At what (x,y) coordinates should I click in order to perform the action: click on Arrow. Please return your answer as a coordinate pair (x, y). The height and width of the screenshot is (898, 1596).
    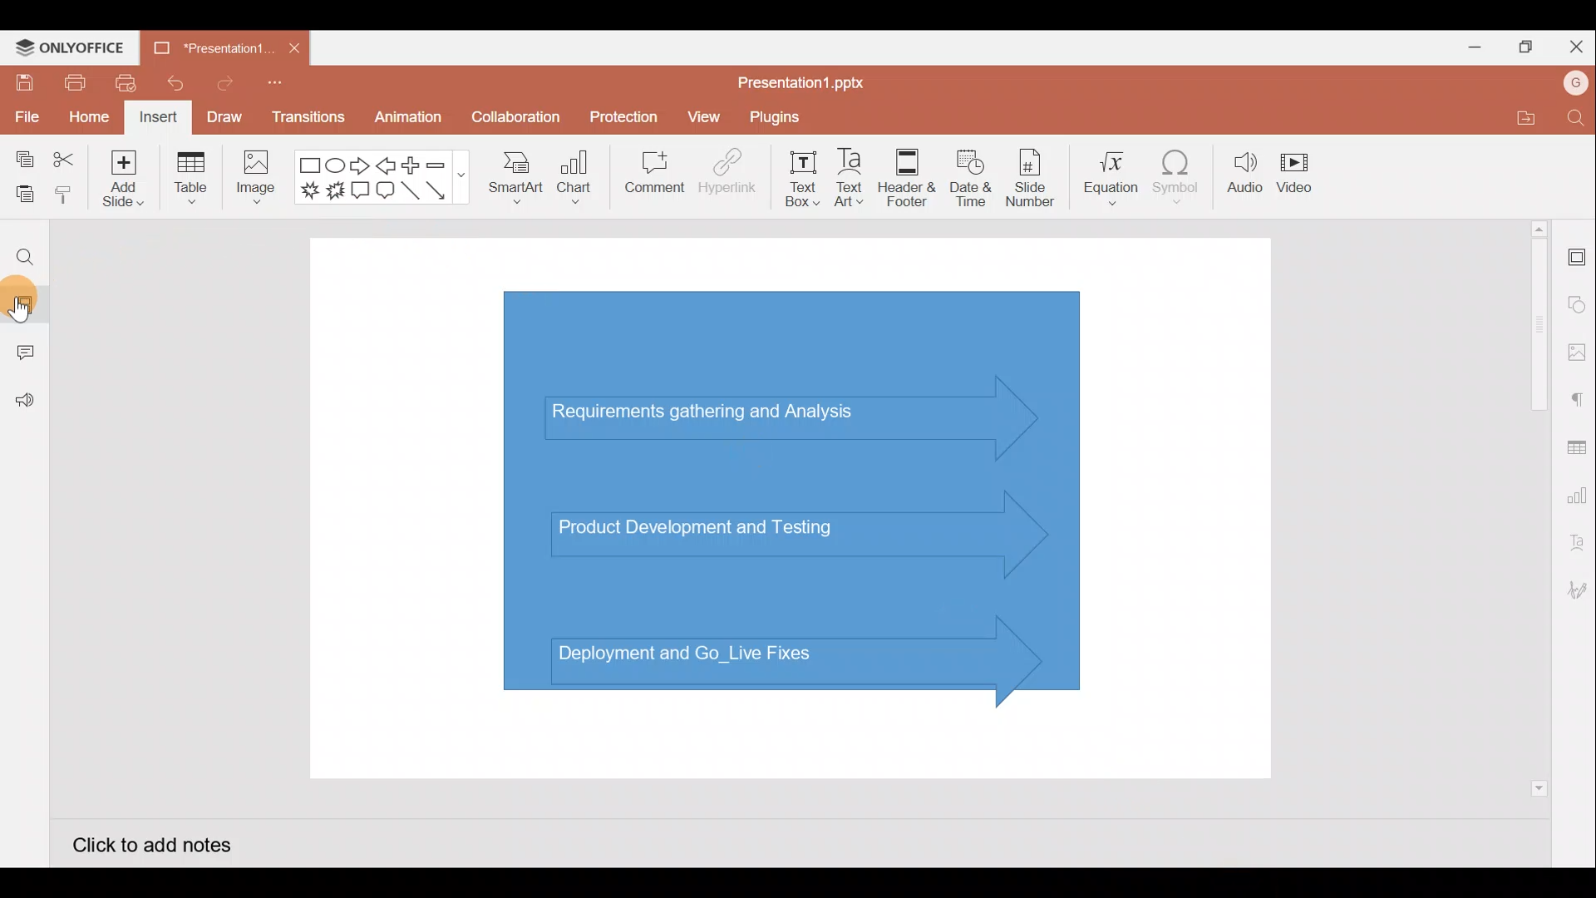
    Looking at the image, I should click on (440, 190).